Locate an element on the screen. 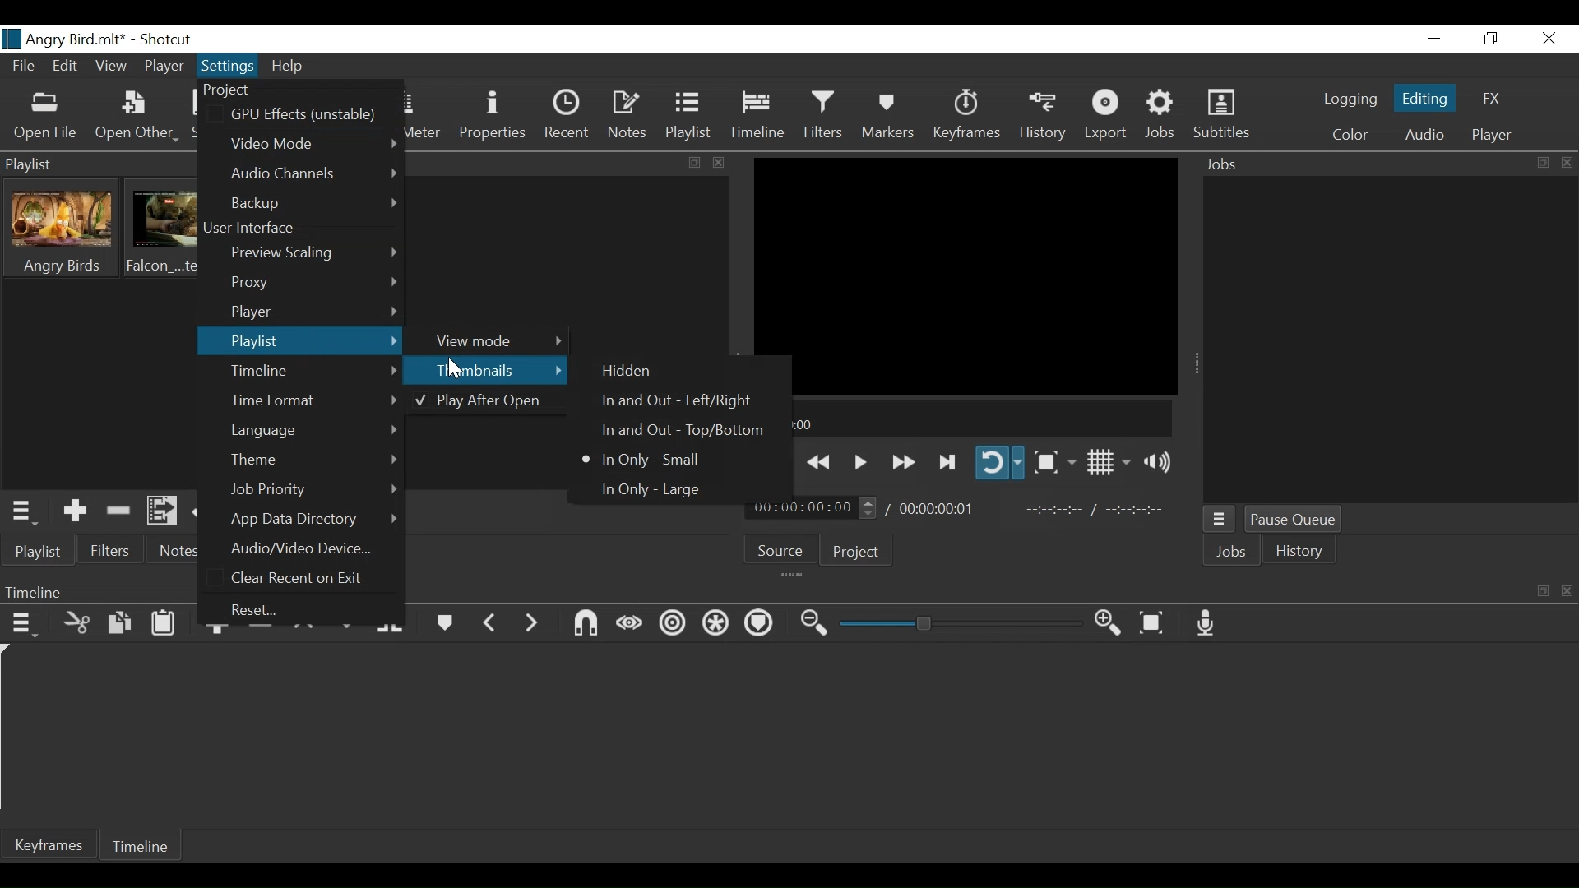 This screenshot has width=1579, height=888. Overwrite is located at coordinates (348, 625).